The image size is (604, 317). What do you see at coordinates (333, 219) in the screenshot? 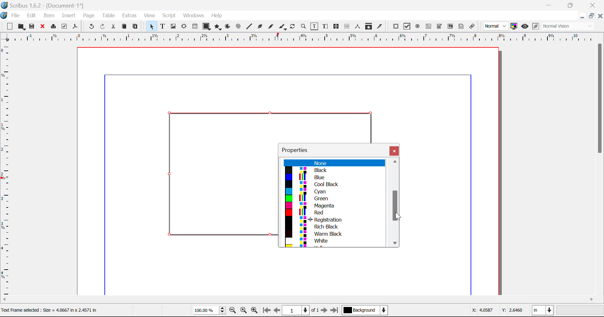
I see `Registration` at bounding box center [333, 219].